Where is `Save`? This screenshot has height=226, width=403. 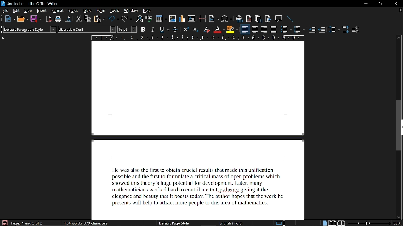 Save is located at coordinates (4, 223).